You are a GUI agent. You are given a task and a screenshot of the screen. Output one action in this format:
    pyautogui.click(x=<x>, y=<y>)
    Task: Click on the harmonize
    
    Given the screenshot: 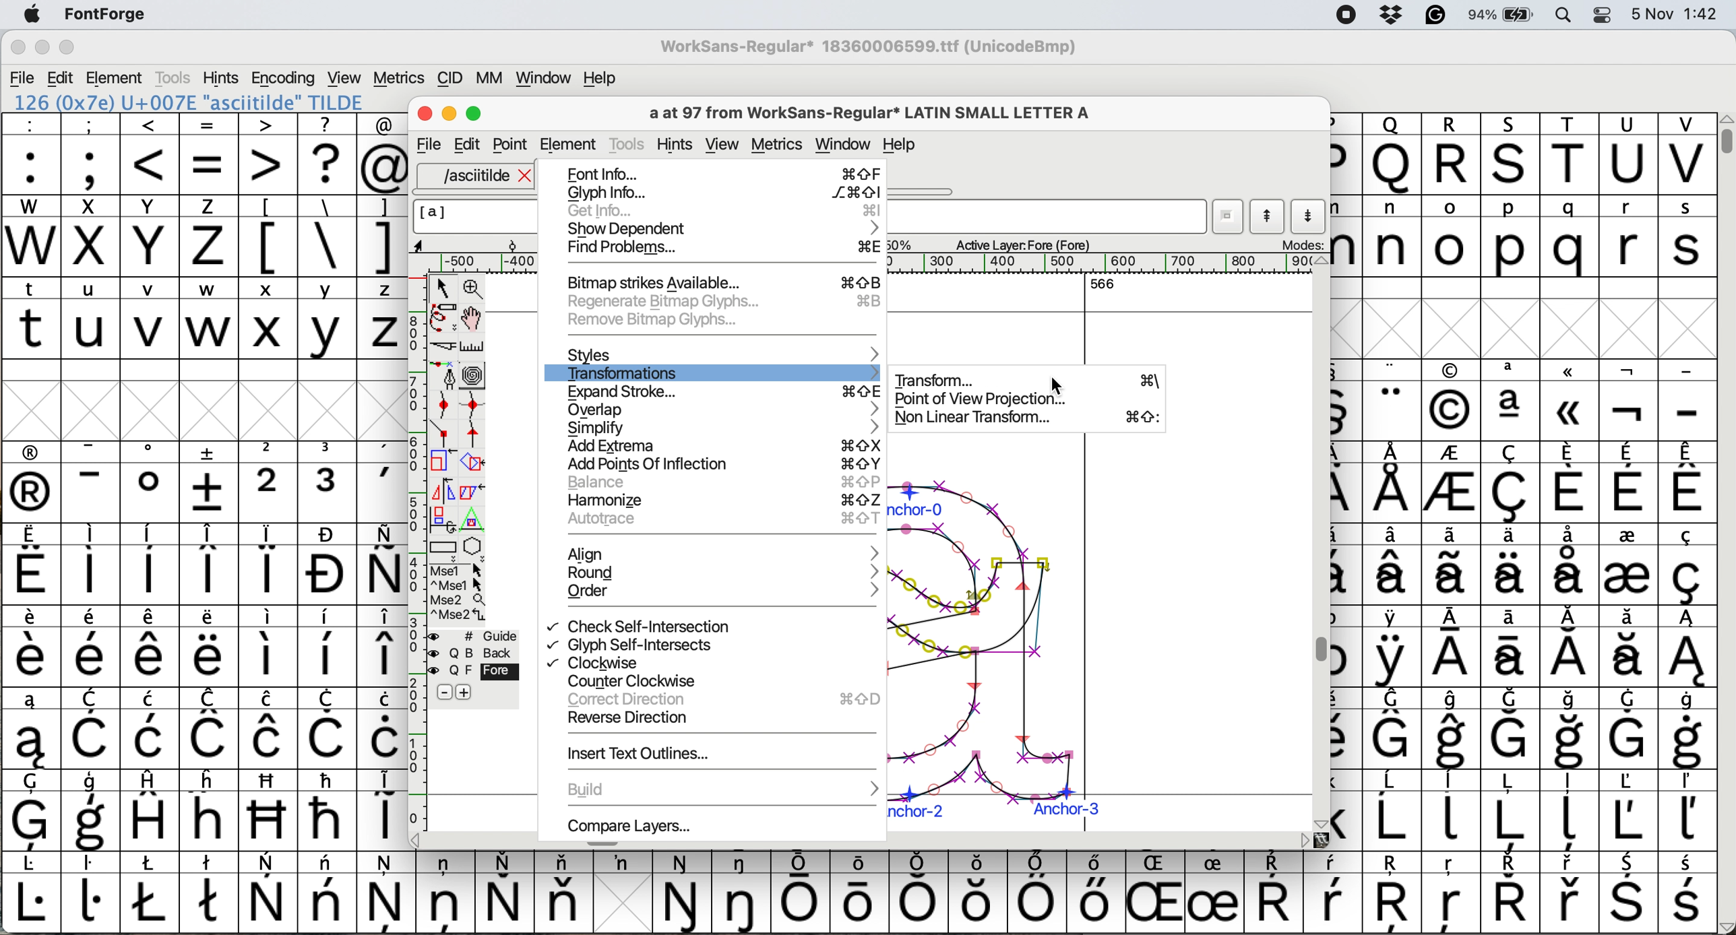 What is the action you would take?
    pyautogui.click(x=725, y=498)
    